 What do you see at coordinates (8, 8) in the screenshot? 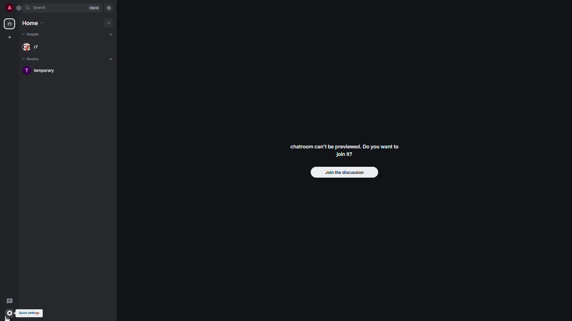
I see `profile` at bounding box center [8, 8].